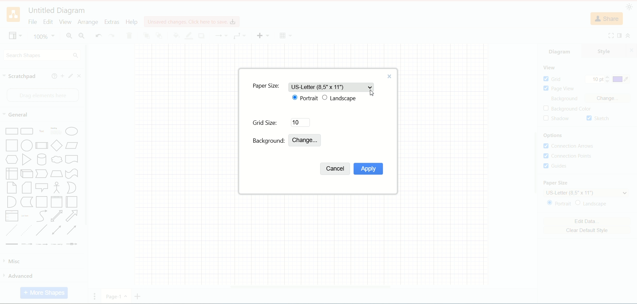 The height and width of the screenshot is (304, 637). What do you see at coordinates (332, 87) in the screenshot?
I see `US-letter` at bounding box center [332, 87].